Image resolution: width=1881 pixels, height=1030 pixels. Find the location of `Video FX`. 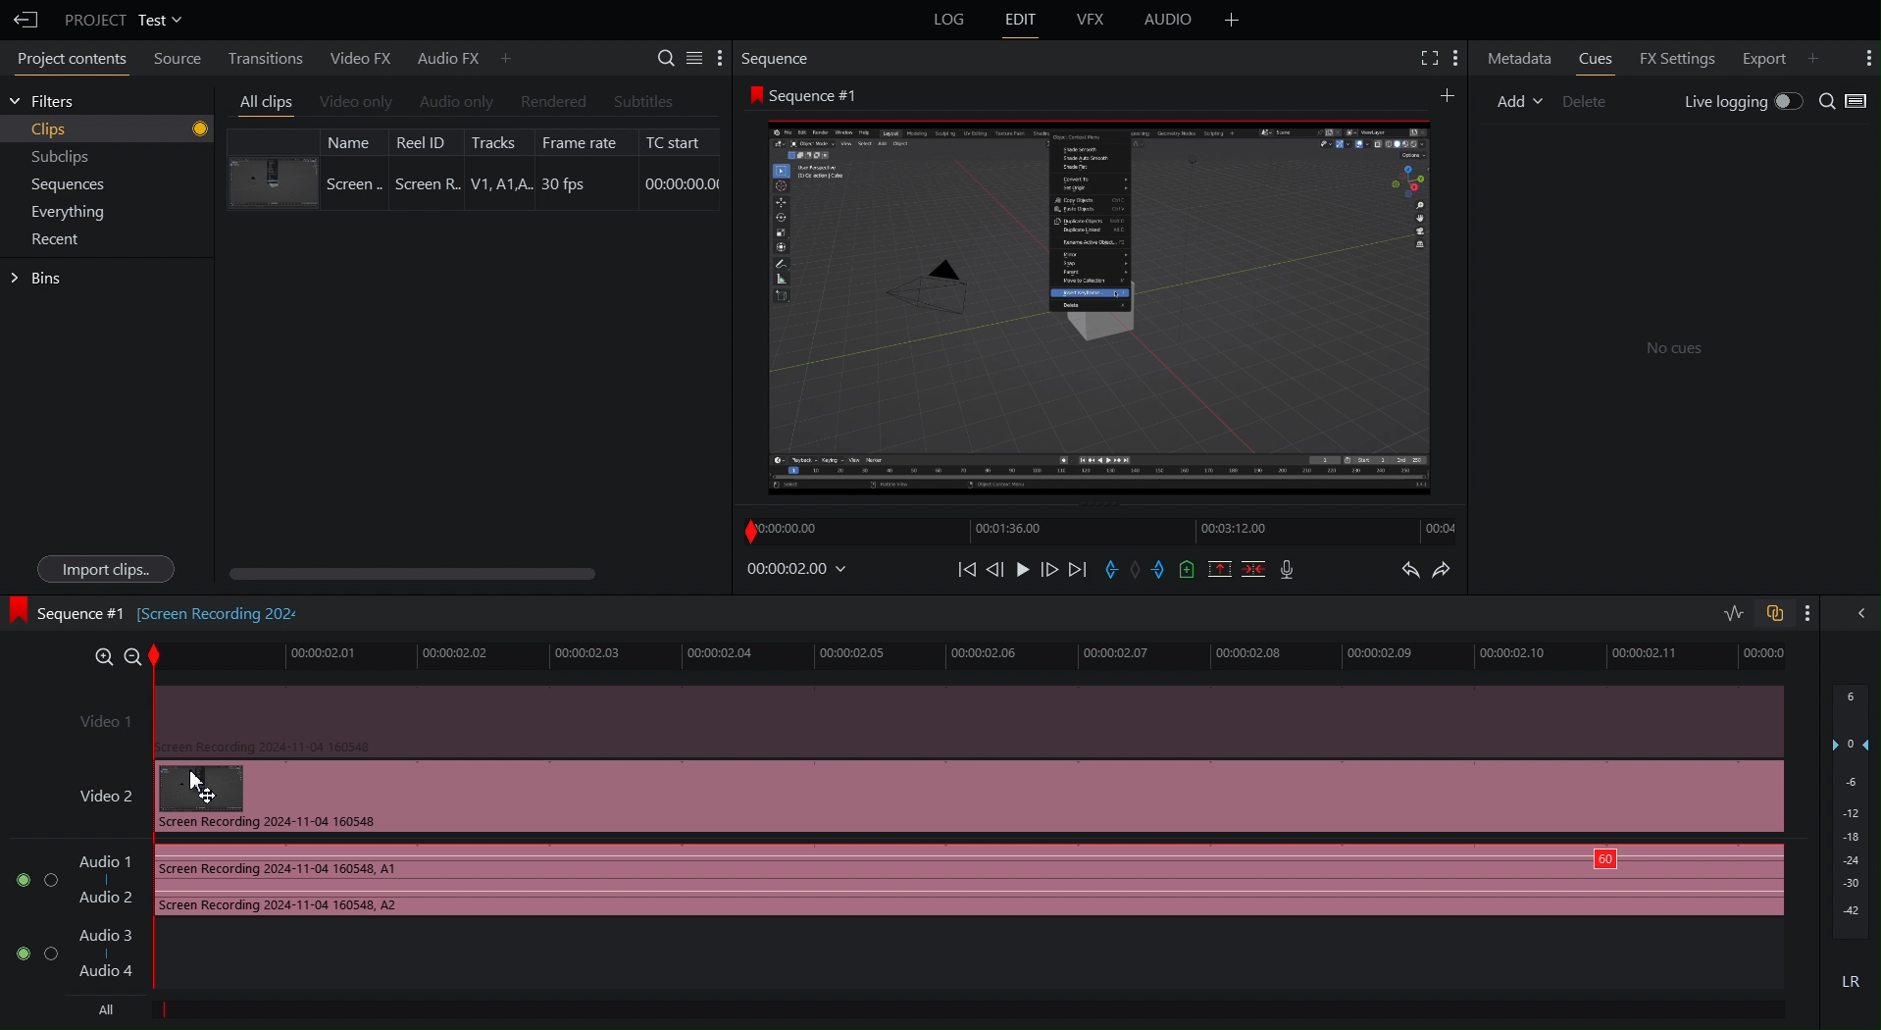

Video FX is located at coordinates (360, 57).